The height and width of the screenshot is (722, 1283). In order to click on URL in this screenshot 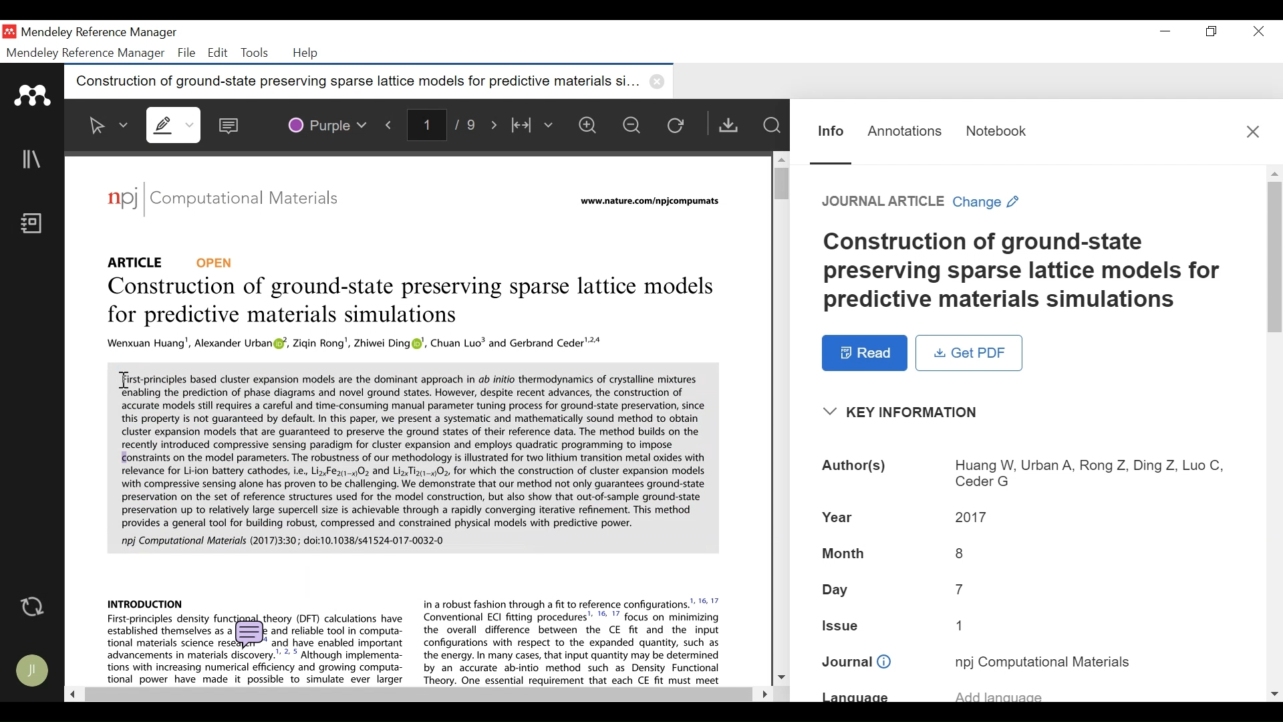, I will do `click(652, 202)`.